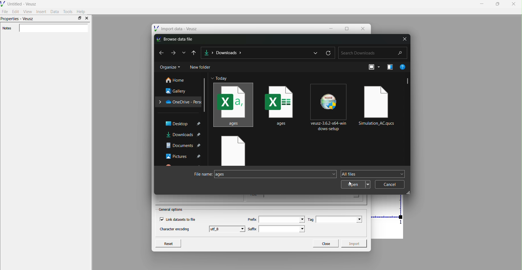  What do you see at coordinates (347, 28) in the screenshot?
I see `maximise` at bounding box center [347, 28].